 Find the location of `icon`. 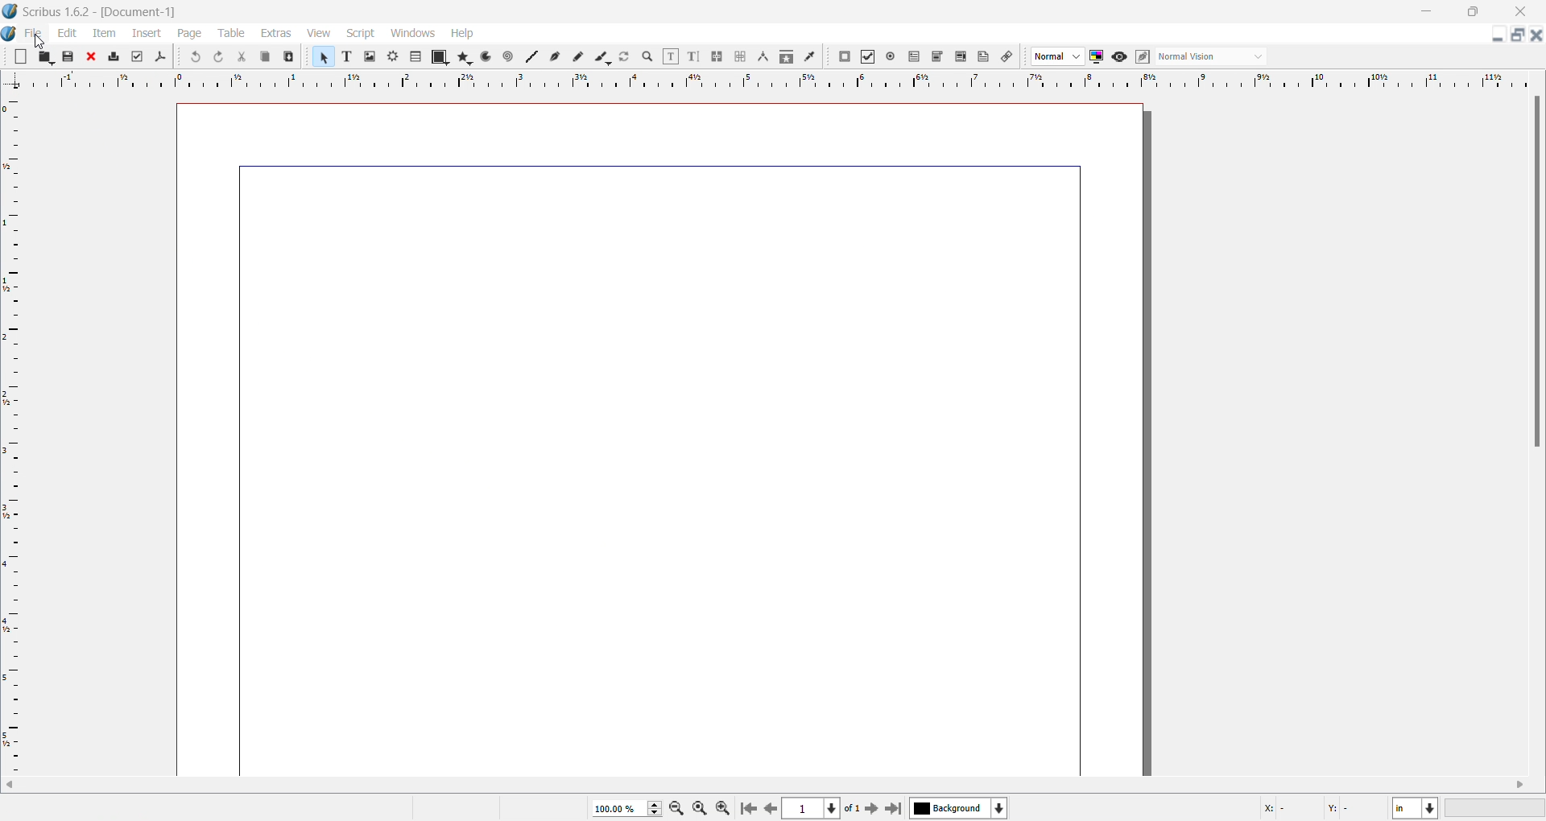

icon is located at coordinates (841, 58).